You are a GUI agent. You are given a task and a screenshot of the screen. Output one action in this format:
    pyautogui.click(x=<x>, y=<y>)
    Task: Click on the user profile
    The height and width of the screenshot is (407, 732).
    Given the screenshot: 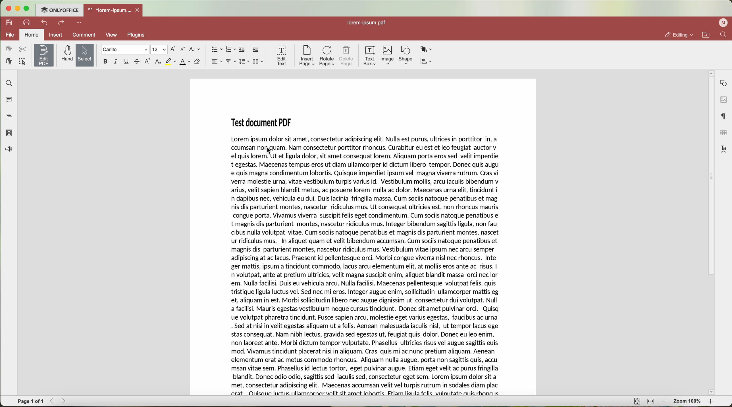 What is the action you would take?
    pyautogui.click(x=723, y=24)
    